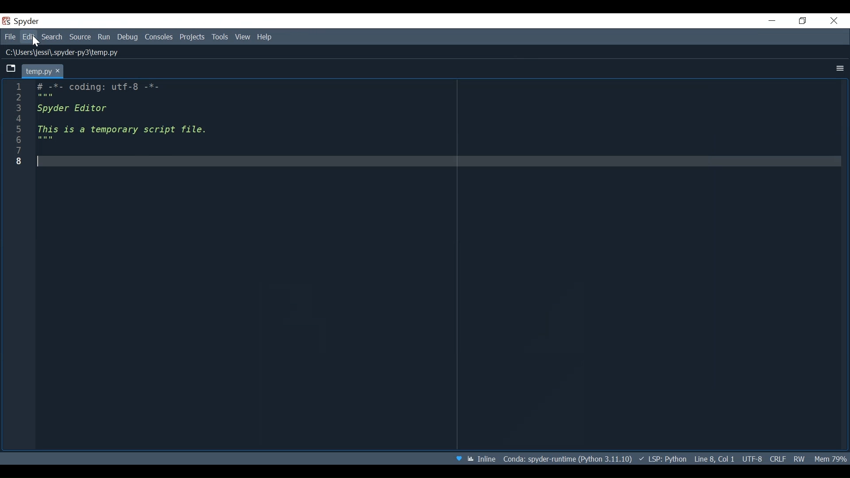 Image resolution: width=850 pixels, height=478 pixels. Describe the element at coordinates (481, 459) in the screenshot. I see `Toggle Inline and interactive Matplotlib plotting` at that location.